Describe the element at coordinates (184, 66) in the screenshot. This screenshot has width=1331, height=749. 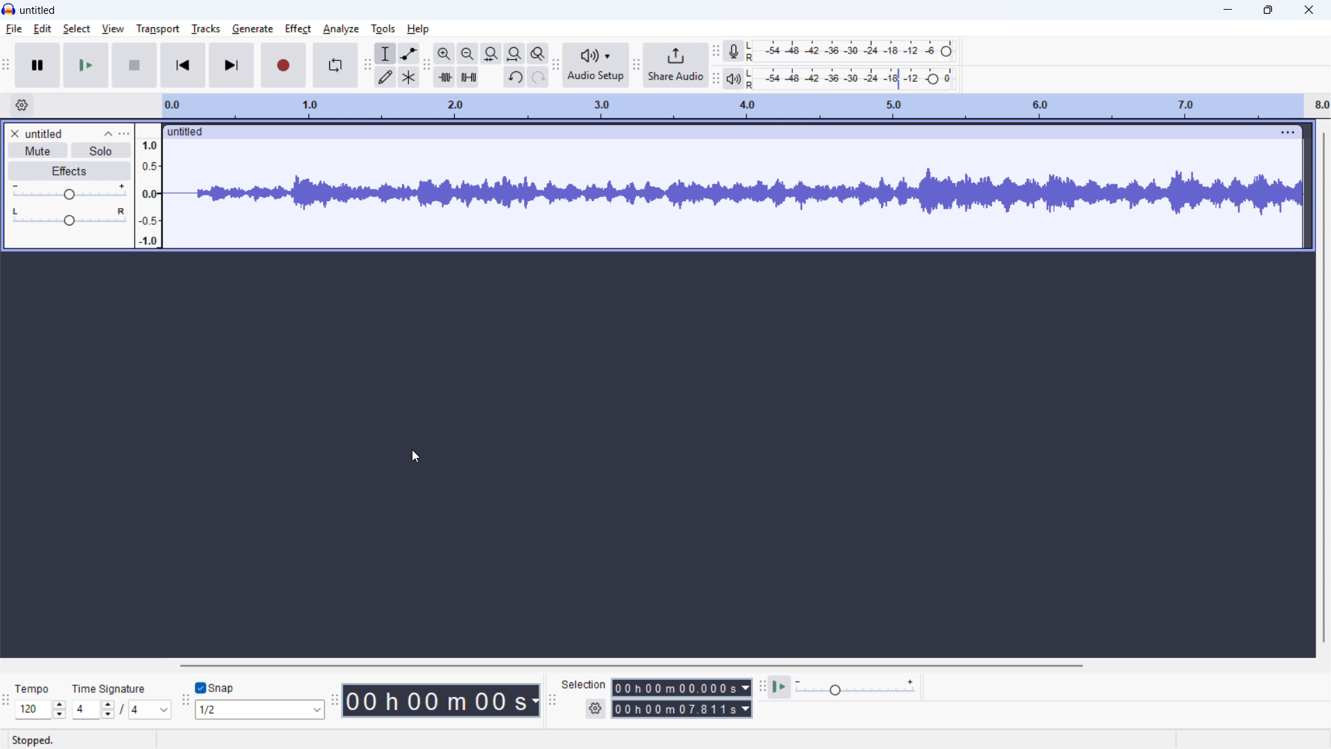
I see `skip to start` at that location.